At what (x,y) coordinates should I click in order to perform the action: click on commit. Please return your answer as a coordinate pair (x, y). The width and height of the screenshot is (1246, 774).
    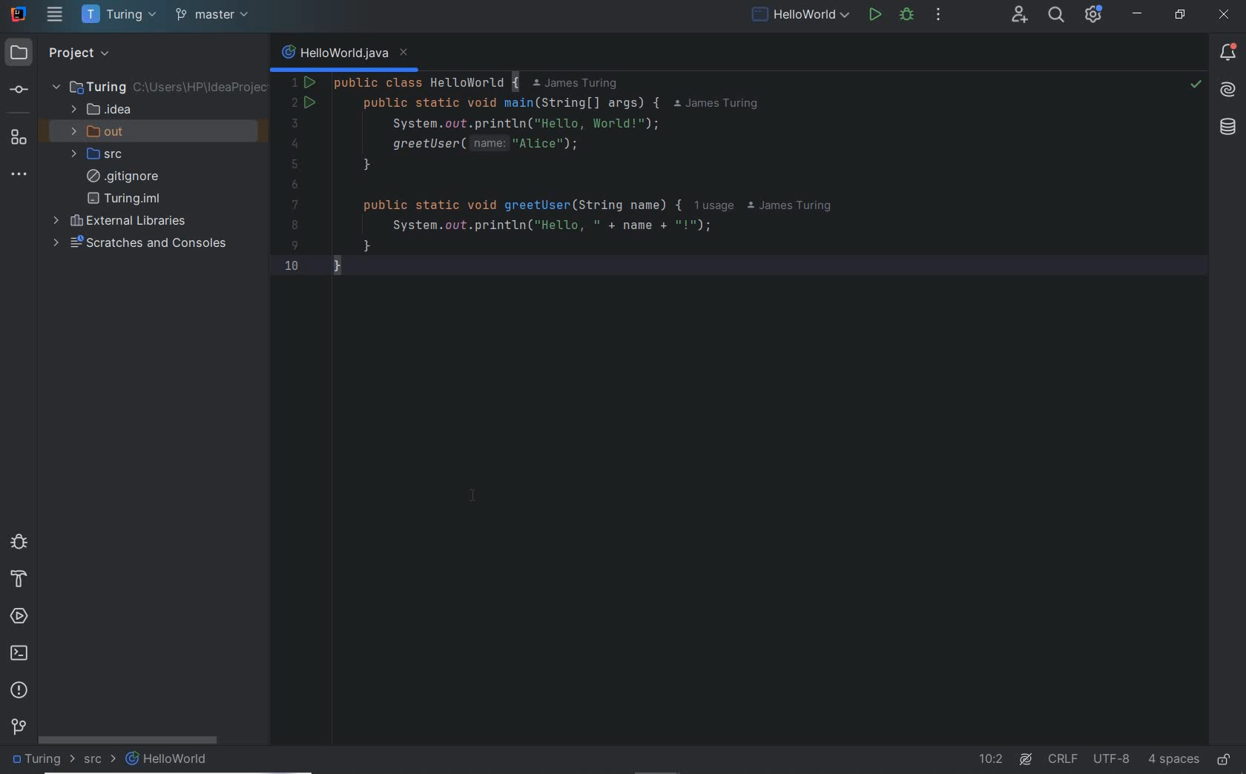
    Looking at the image, I should click on (18, 91).